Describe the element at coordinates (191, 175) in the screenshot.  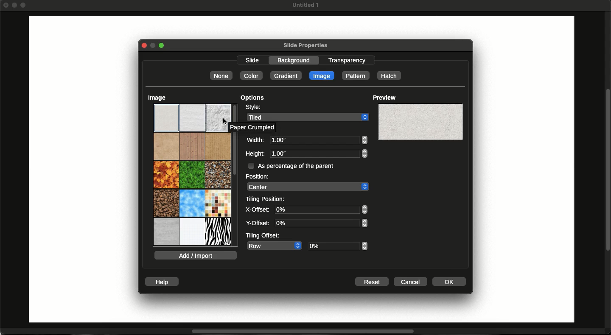
I see `Images` at that location.